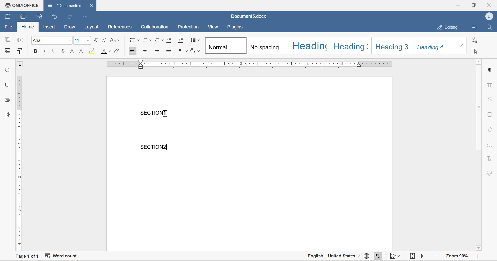 The width and height of the screenshot is (497, 261). What do you see at coordinates (54, 51) in the screenshot?
I see `underline` at bounding box center [54, 51].